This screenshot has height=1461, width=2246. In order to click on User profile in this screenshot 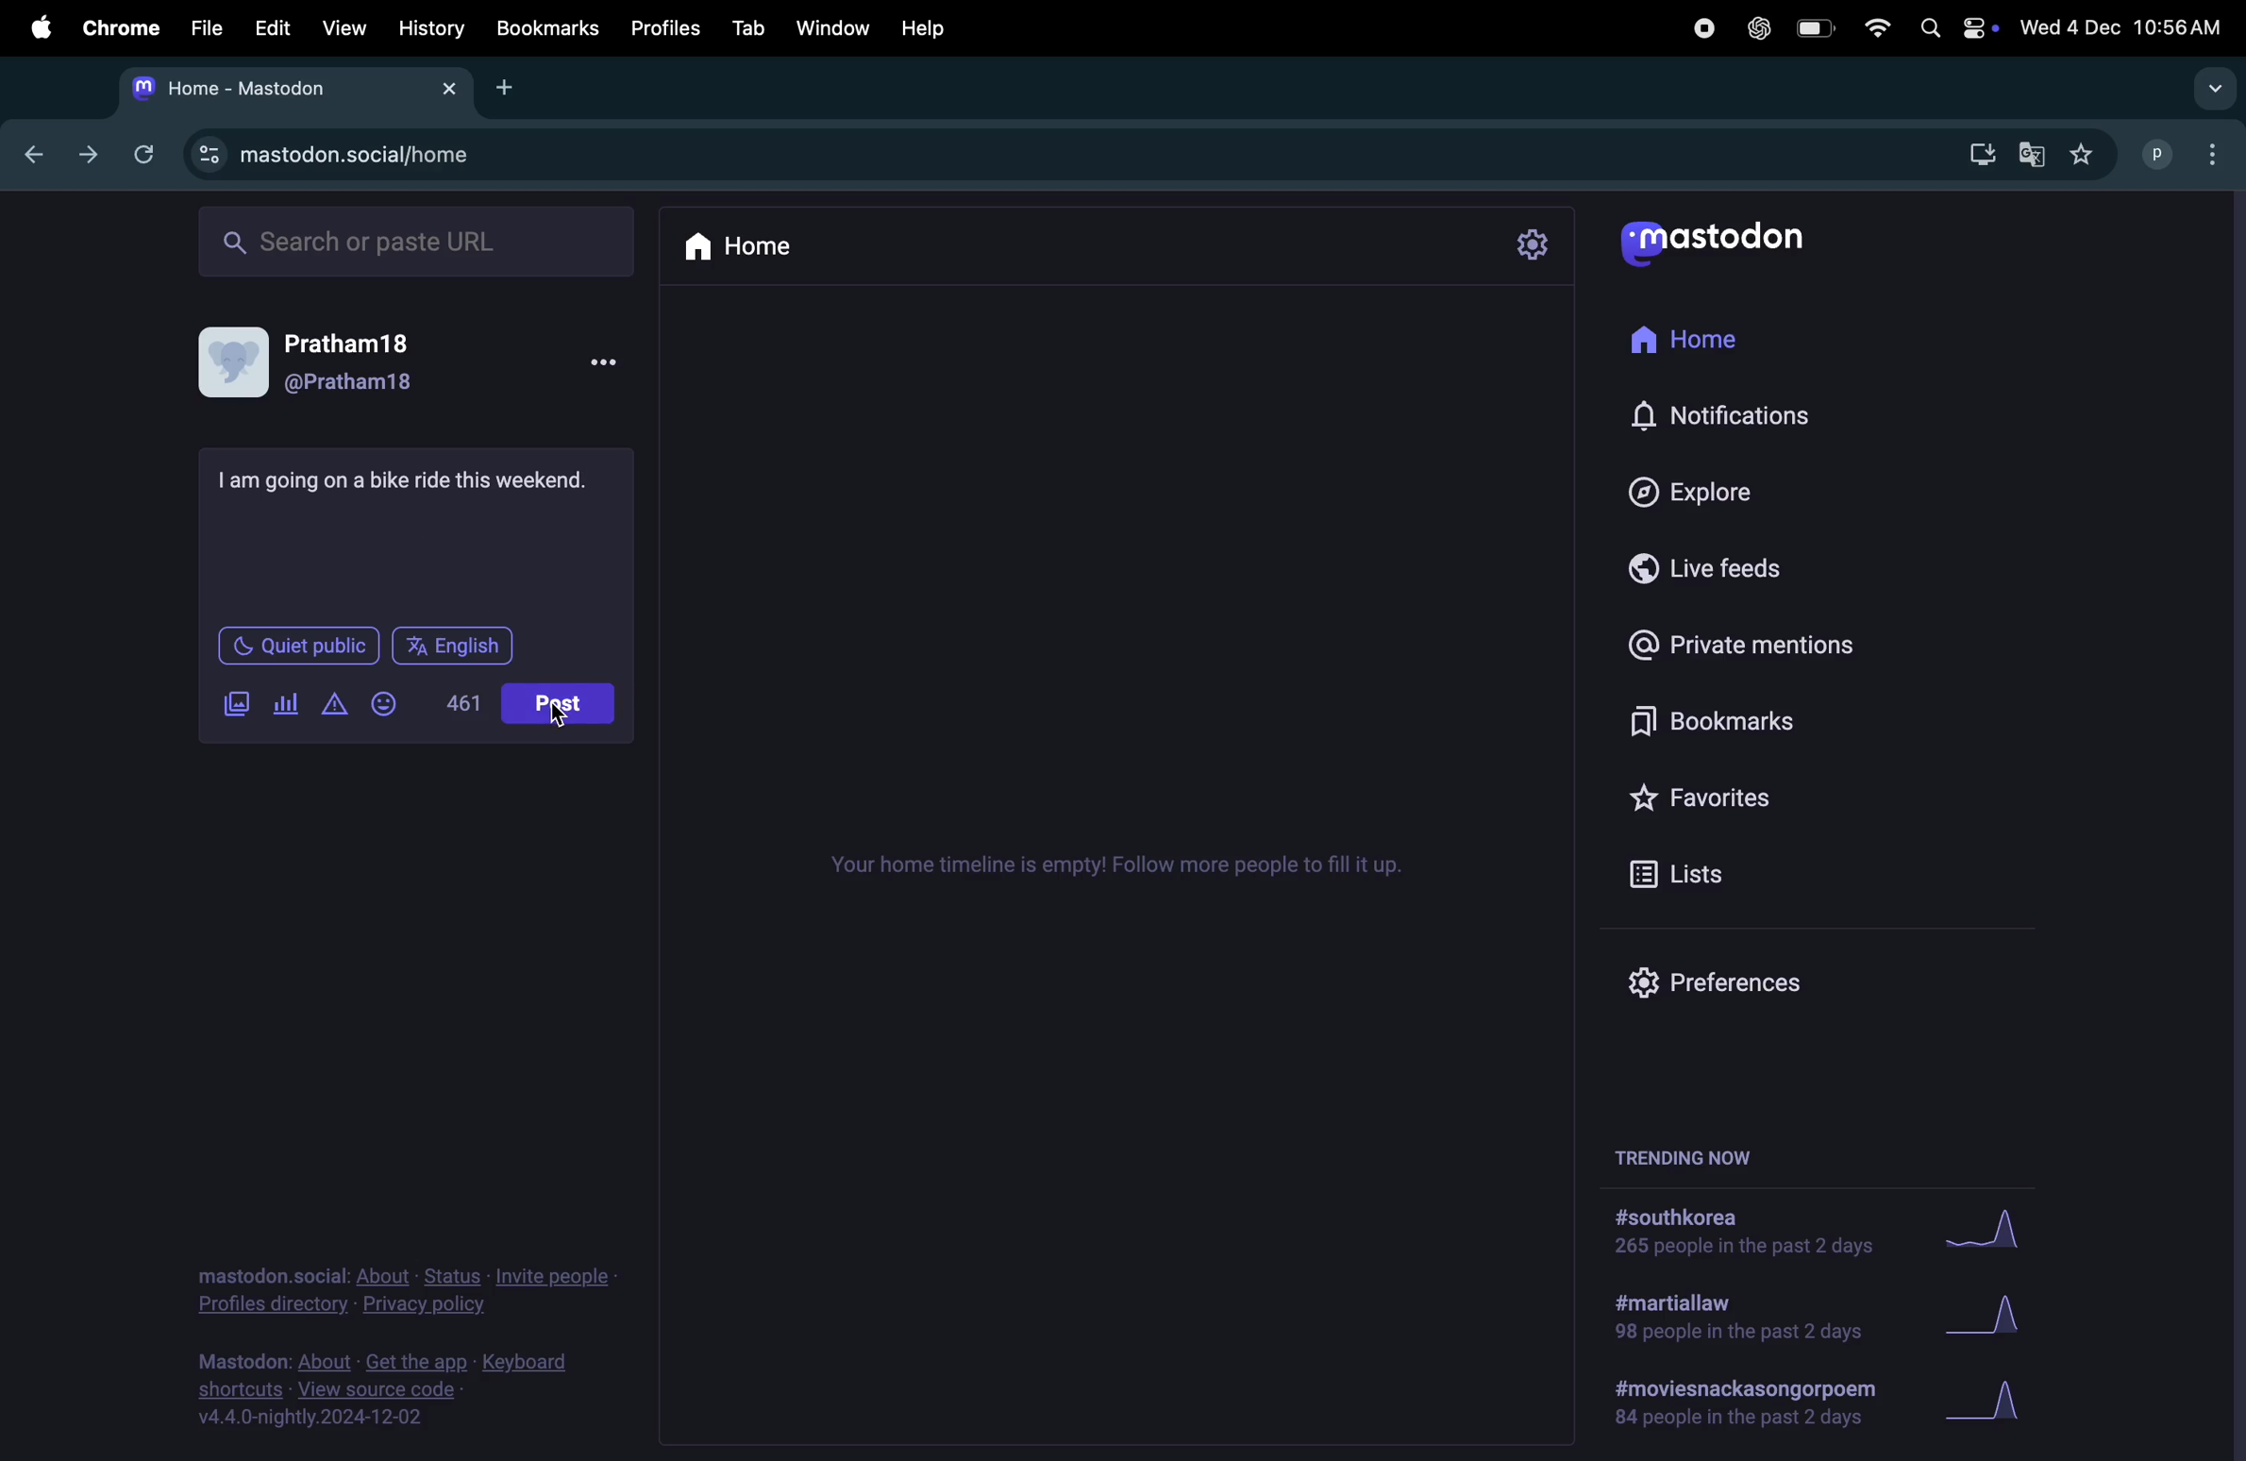, I will do `click(330, 363)`.